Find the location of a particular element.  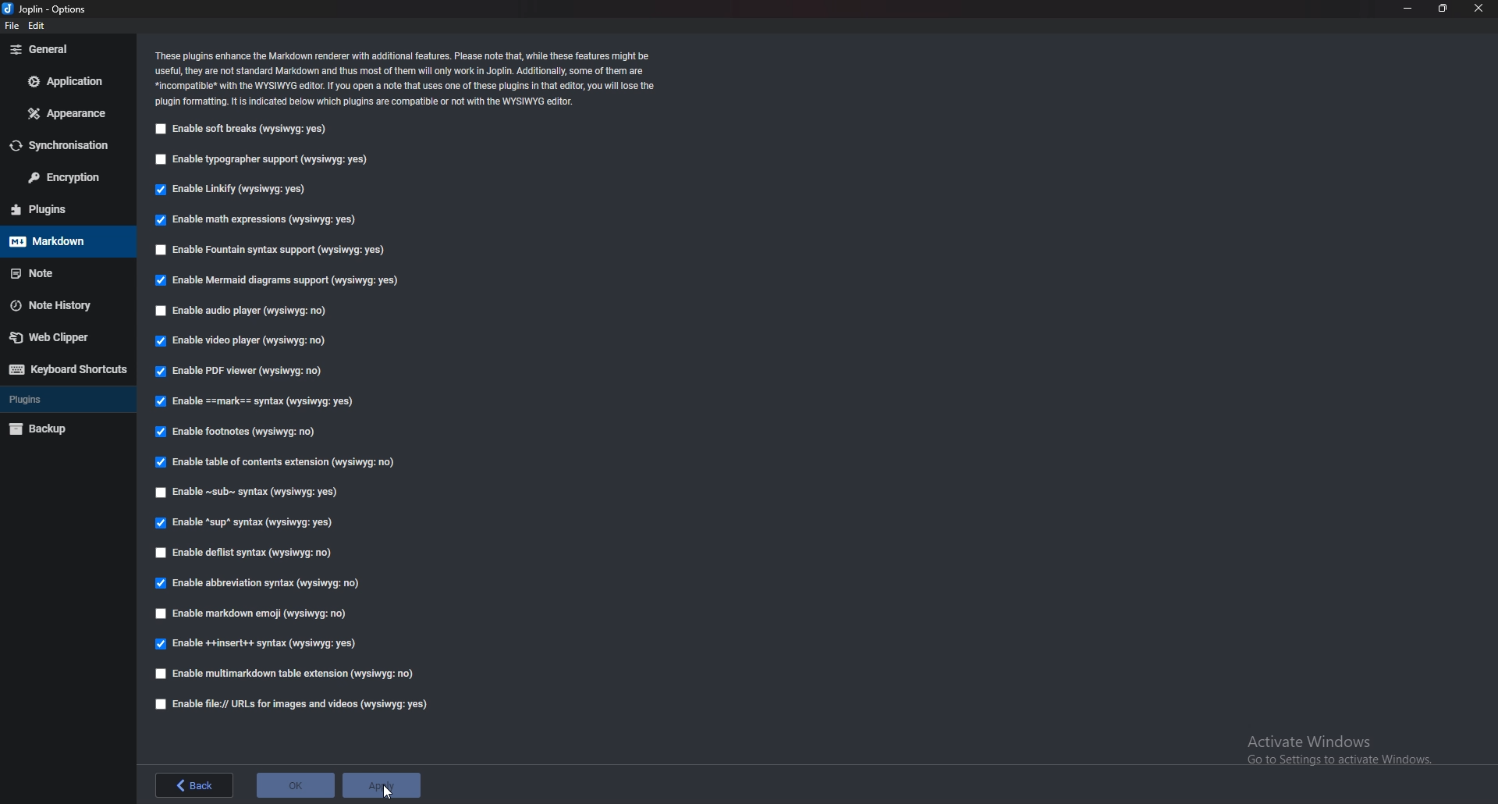

Info is located at coordinates (408, 76).